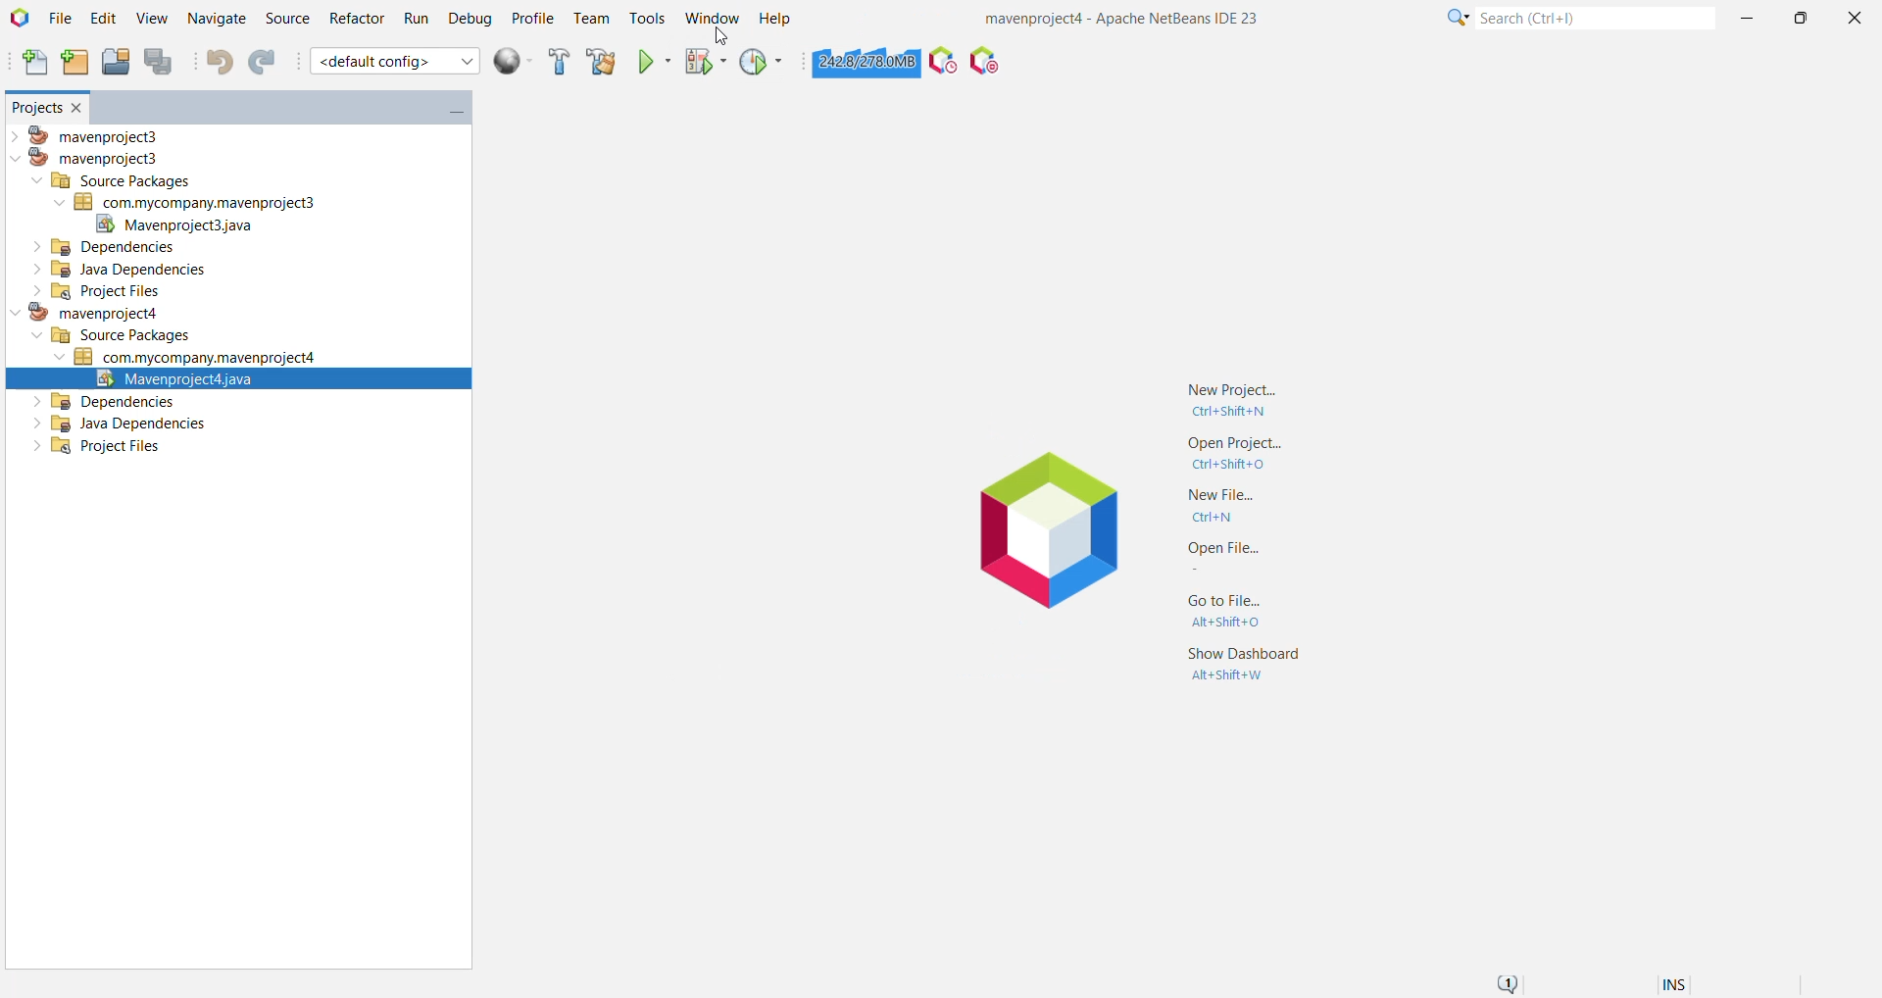 Image resolution: width=1882 pixels, height=998 pixels. Describe the element at coordinates (866, 62) in the screenshot. I see `Click to force garbage collection` at that location.